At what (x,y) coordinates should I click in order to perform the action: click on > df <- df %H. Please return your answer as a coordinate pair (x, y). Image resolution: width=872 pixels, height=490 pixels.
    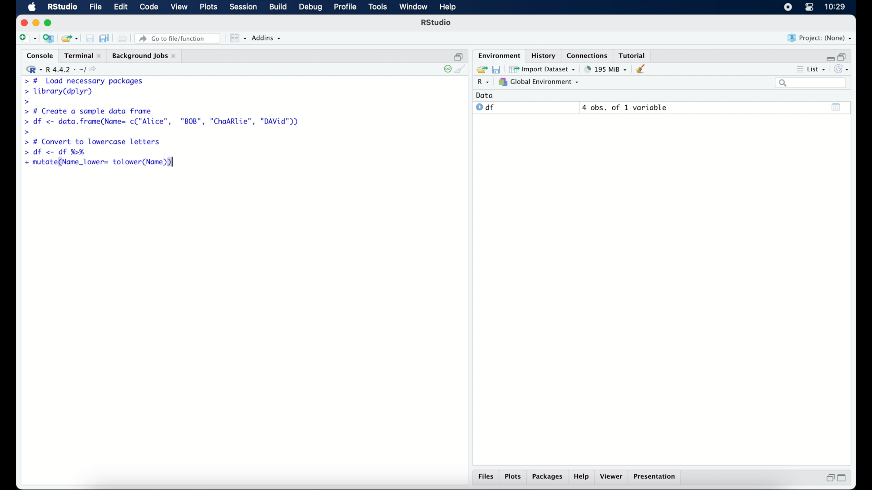
    Looking at the image, I should click on (57, 153).